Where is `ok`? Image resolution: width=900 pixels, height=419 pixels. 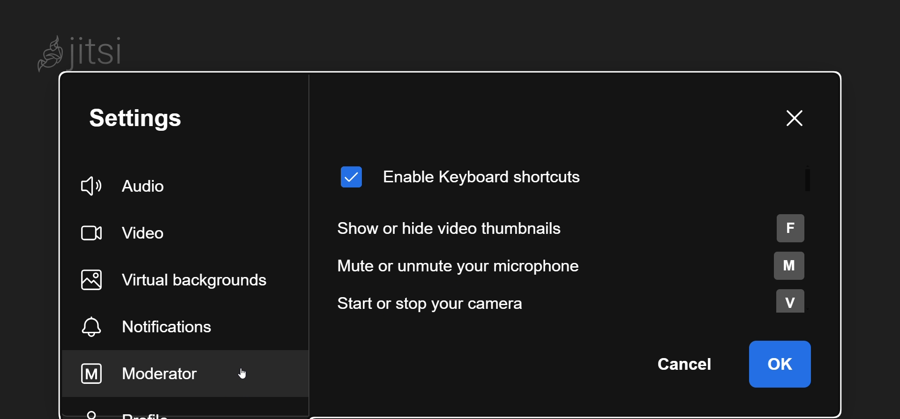
ok is located at coordinates (787, 365).